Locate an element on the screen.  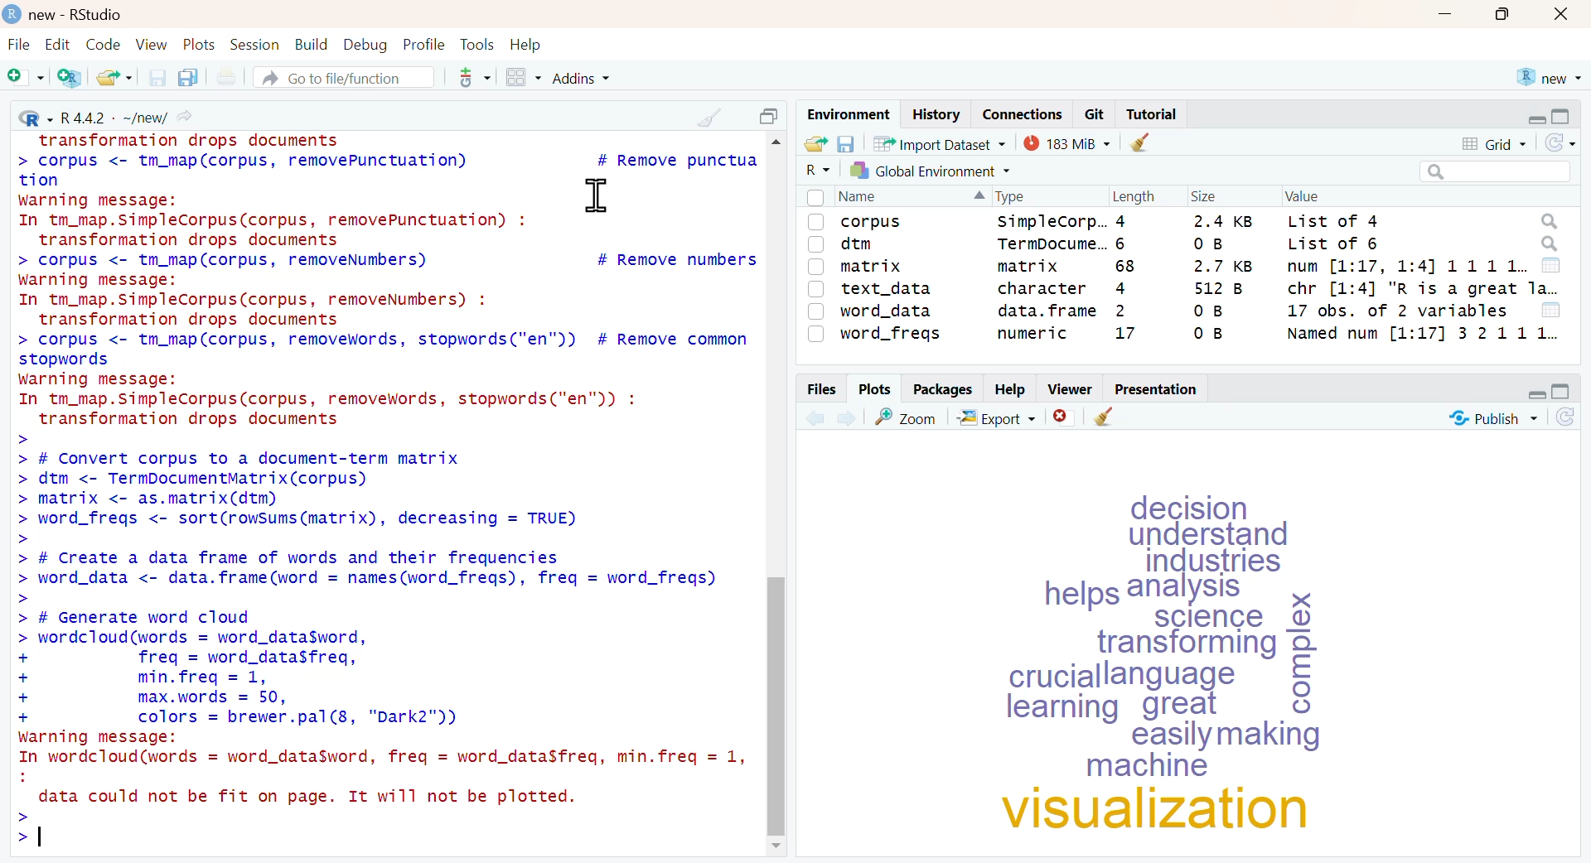
SimpleCorp... is located at coordinates (1055, 219).